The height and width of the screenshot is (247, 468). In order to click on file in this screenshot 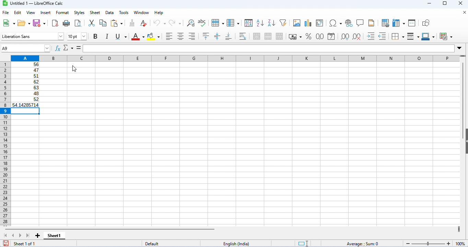, I will do `click(5, 13)`.